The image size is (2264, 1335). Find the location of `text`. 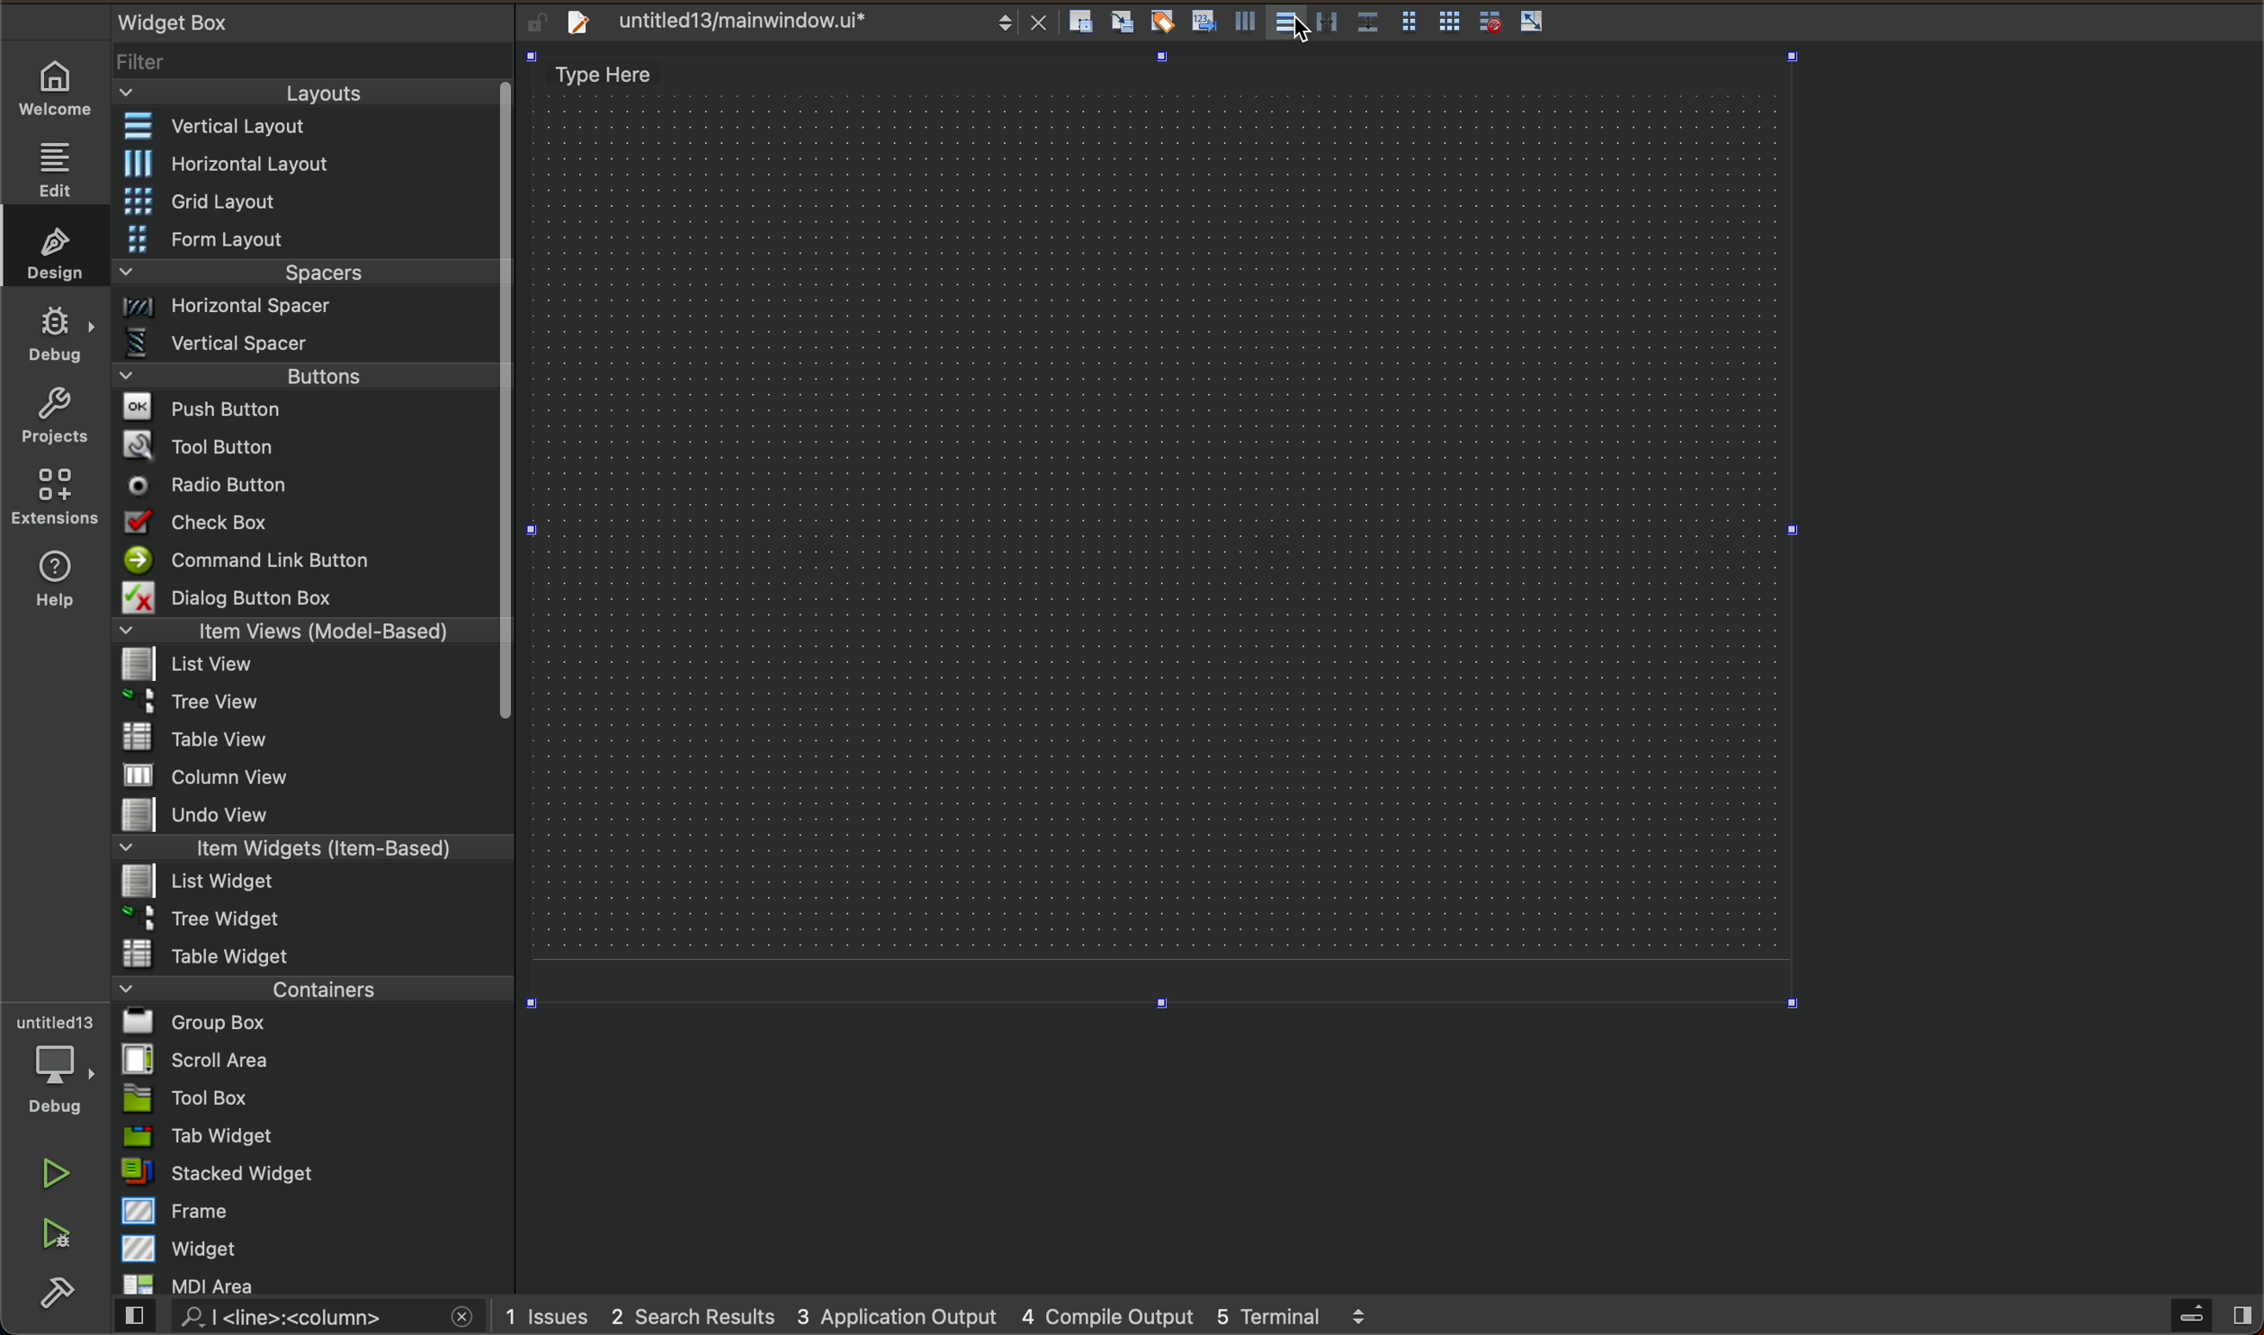

text is located at coordinates (605, 76).